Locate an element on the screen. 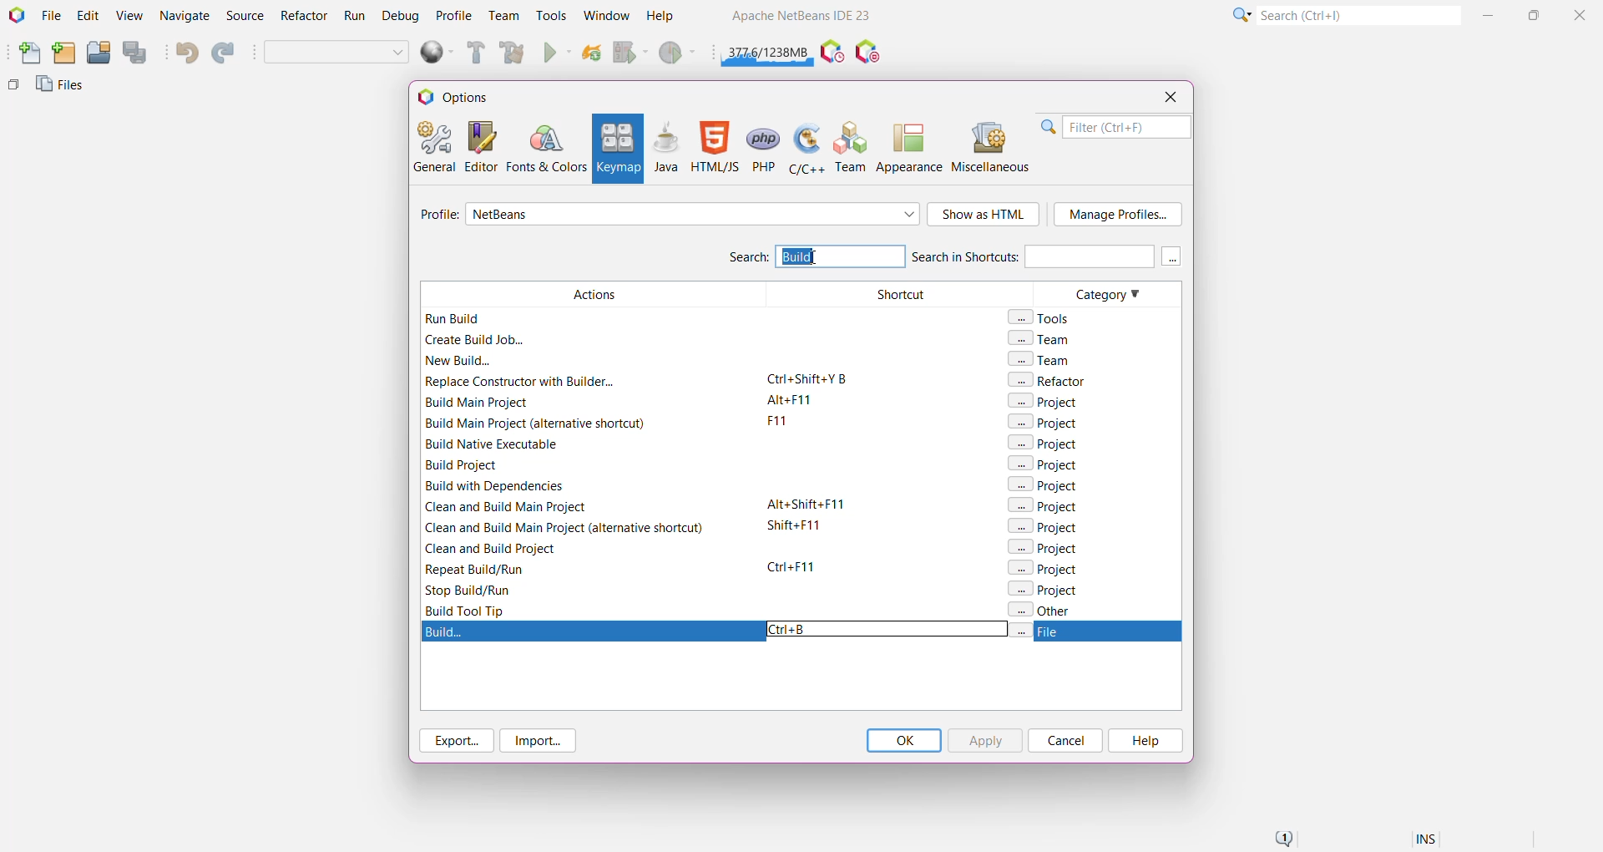  Fonts and Colors is located at coordinates (546, 147).